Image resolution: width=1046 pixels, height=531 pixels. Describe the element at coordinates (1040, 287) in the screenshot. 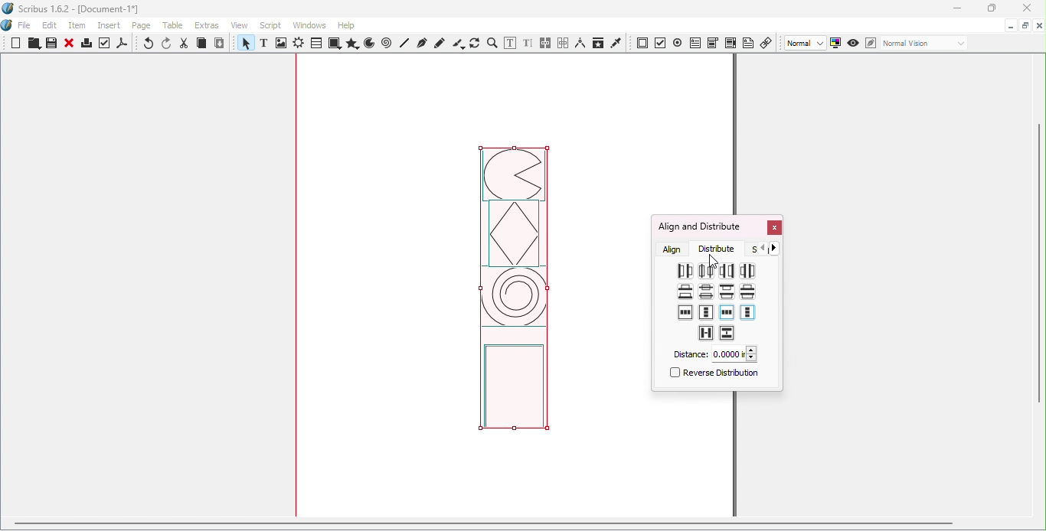

I see `Vertical scroll bar` at that location.